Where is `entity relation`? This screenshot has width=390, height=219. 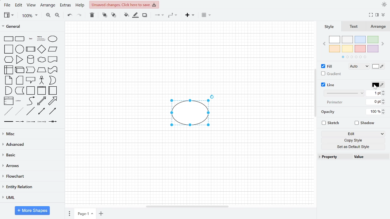
entity relation is located at coordinates (30, 187).